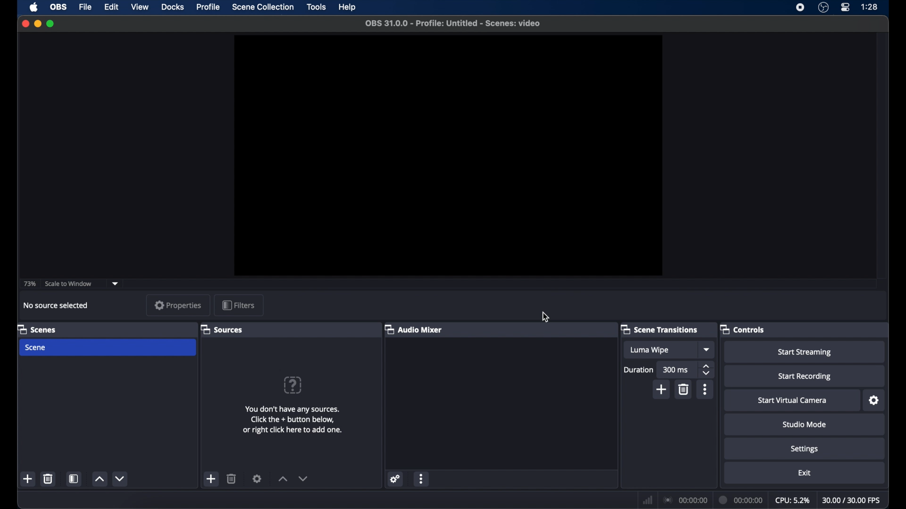 The width and height of the screenshot is (906, 509). What do you see at coordinates (25, 24) in the screenshot?
I see `close` at bounding box center [25, 24].